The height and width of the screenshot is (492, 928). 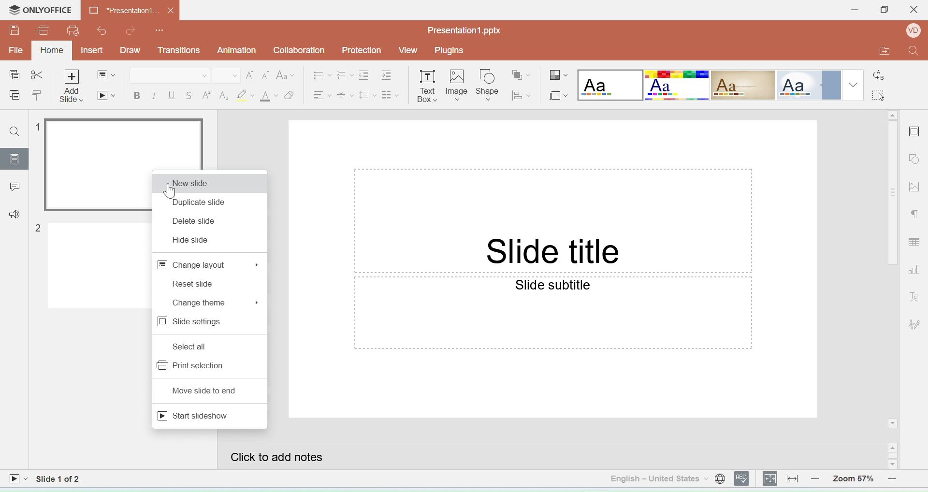 What do you see at coordinates (137, 97) in the screenshot?
I see `Bold` at bounding box center [137, 97].